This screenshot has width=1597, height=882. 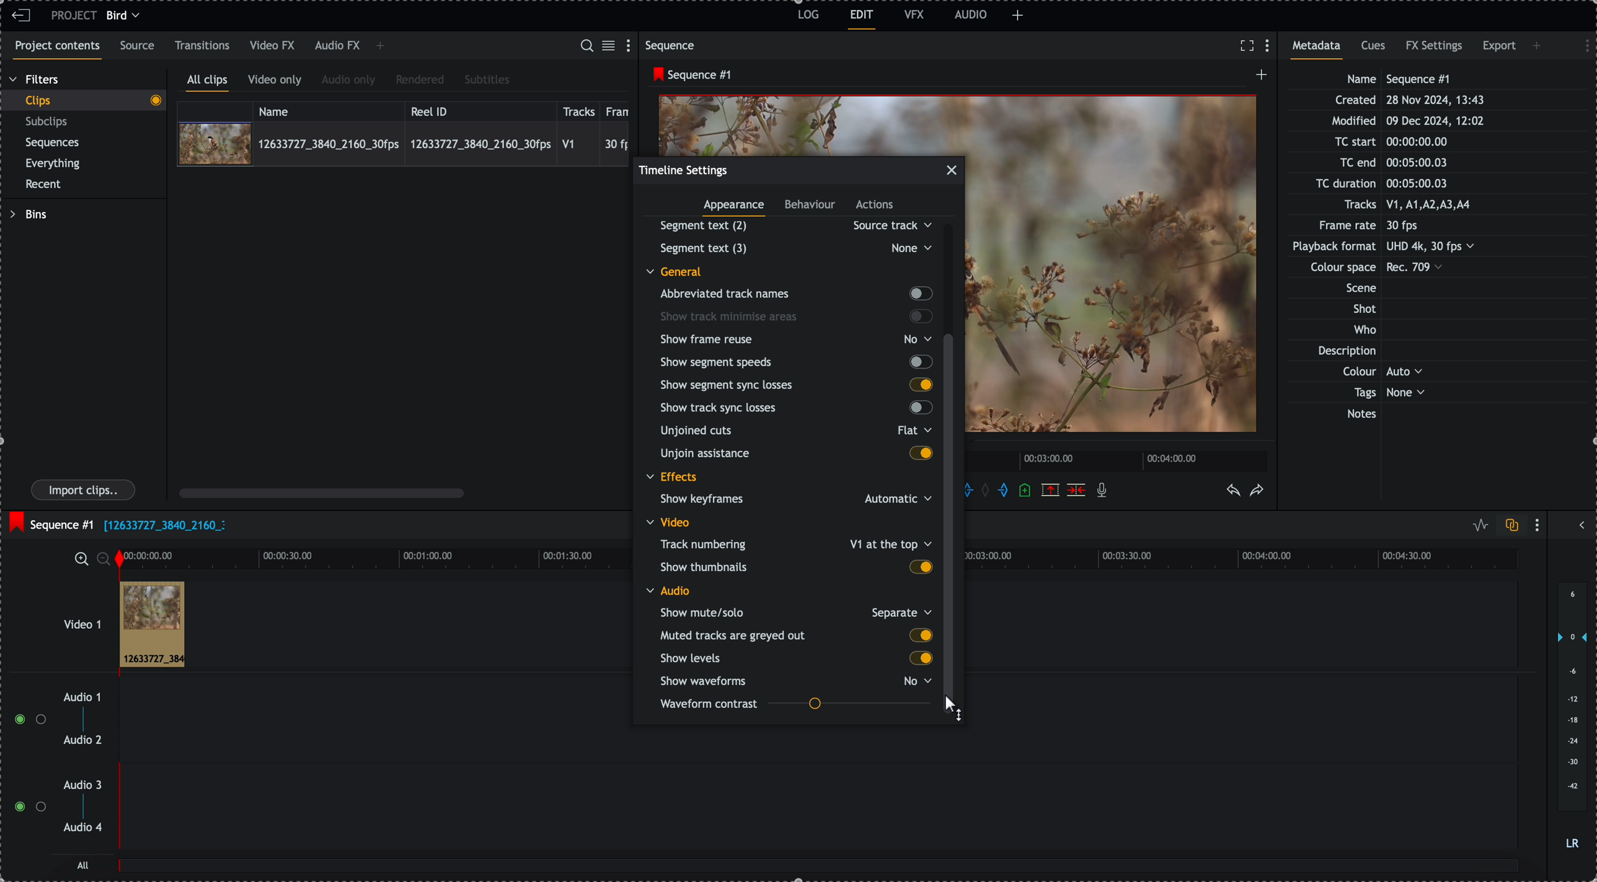 What do you see at coordinates (1104, 491) in the screenshot?
I see `recored voice-over` at bounding box center [1104, 491].